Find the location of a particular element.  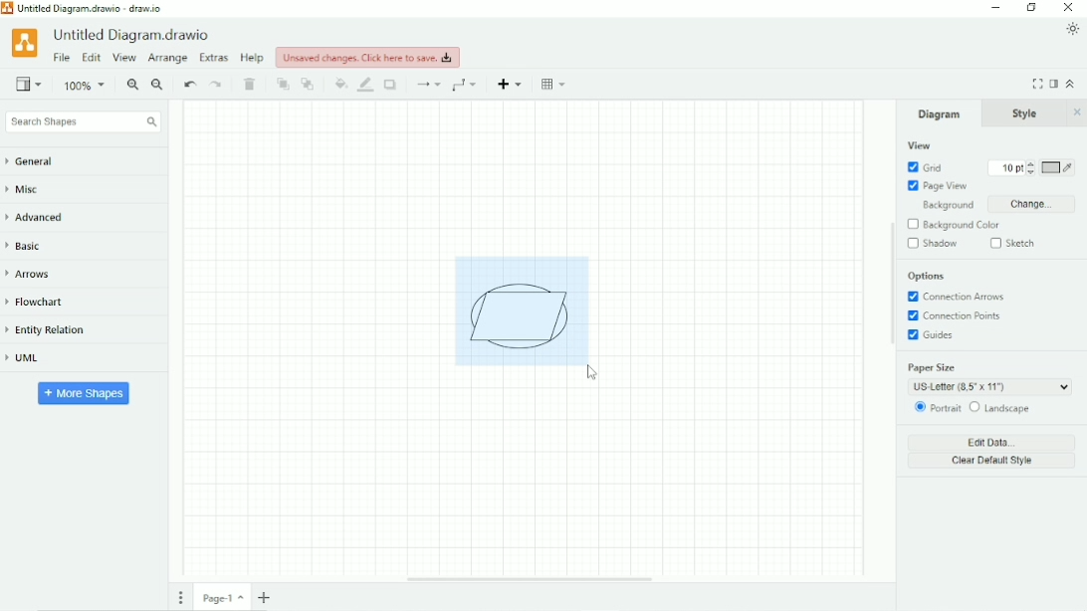

General is located at coordinates (40, 162).